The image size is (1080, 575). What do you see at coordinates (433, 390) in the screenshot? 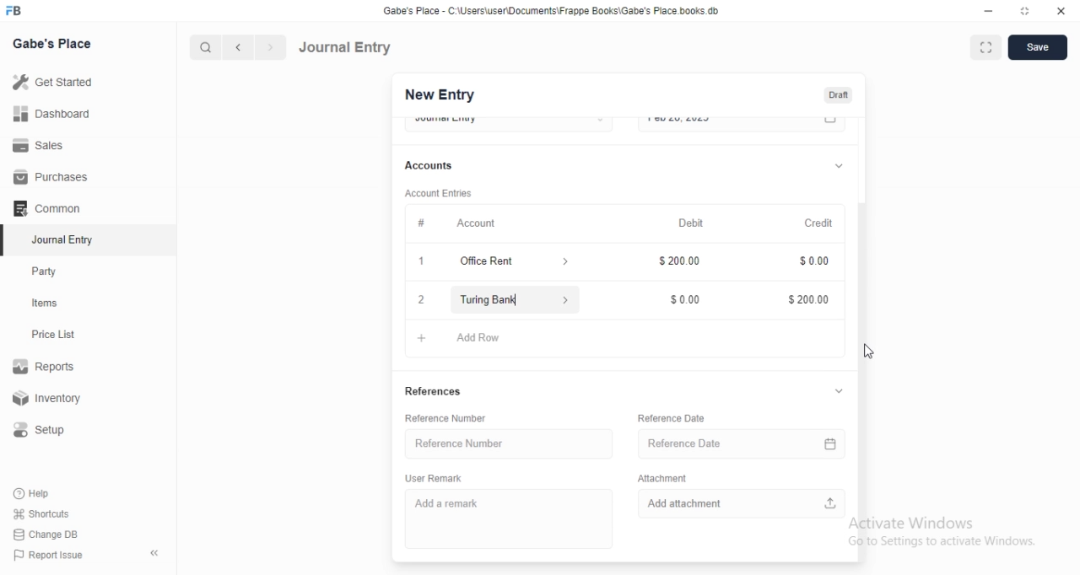
I see `References` at bounding box center [433, 390].